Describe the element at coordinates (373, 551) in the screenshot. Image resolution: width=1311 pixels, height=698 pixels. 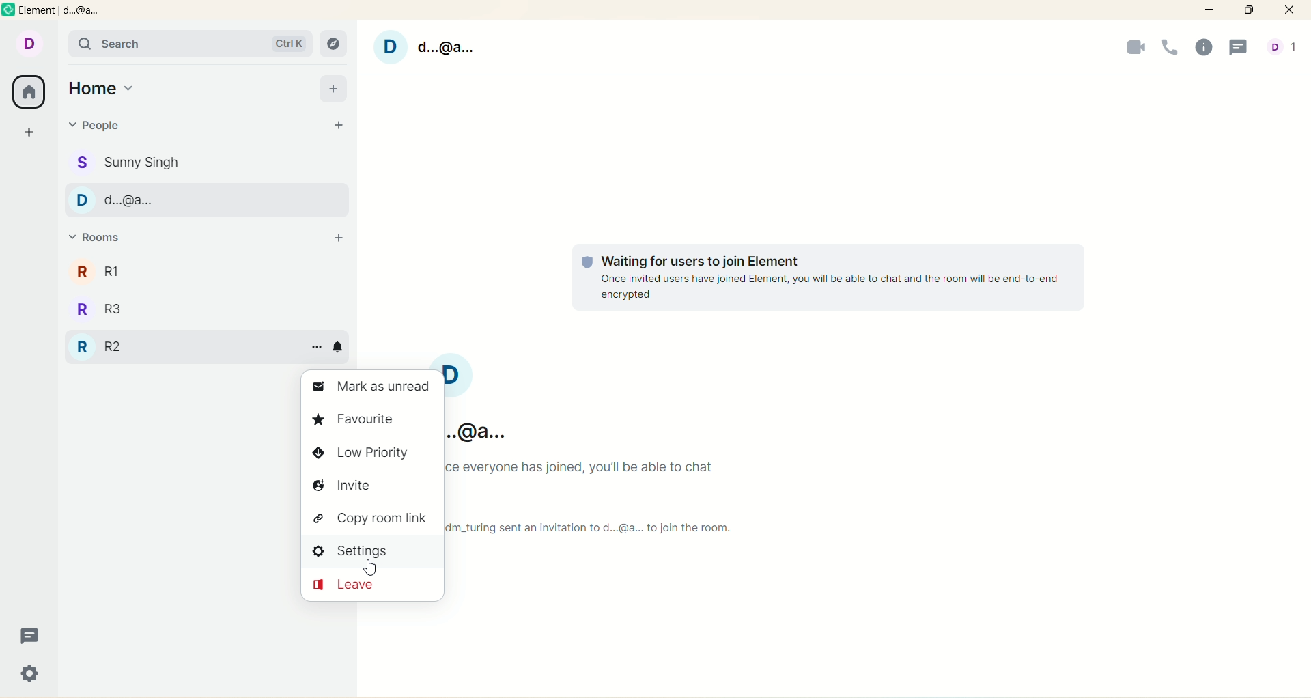
I see `settings` at that location.